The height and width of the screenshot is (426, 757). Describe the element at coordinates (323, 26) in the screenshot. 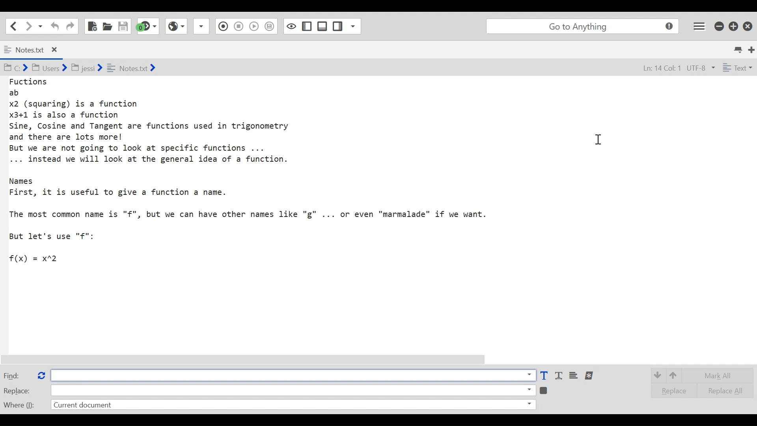

I see `Show/Hide Left Pane` at that location.